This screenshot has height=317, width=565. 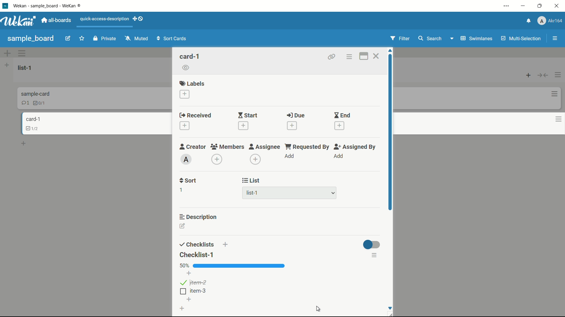 I want to click on admin, so click(x=187, y=160).